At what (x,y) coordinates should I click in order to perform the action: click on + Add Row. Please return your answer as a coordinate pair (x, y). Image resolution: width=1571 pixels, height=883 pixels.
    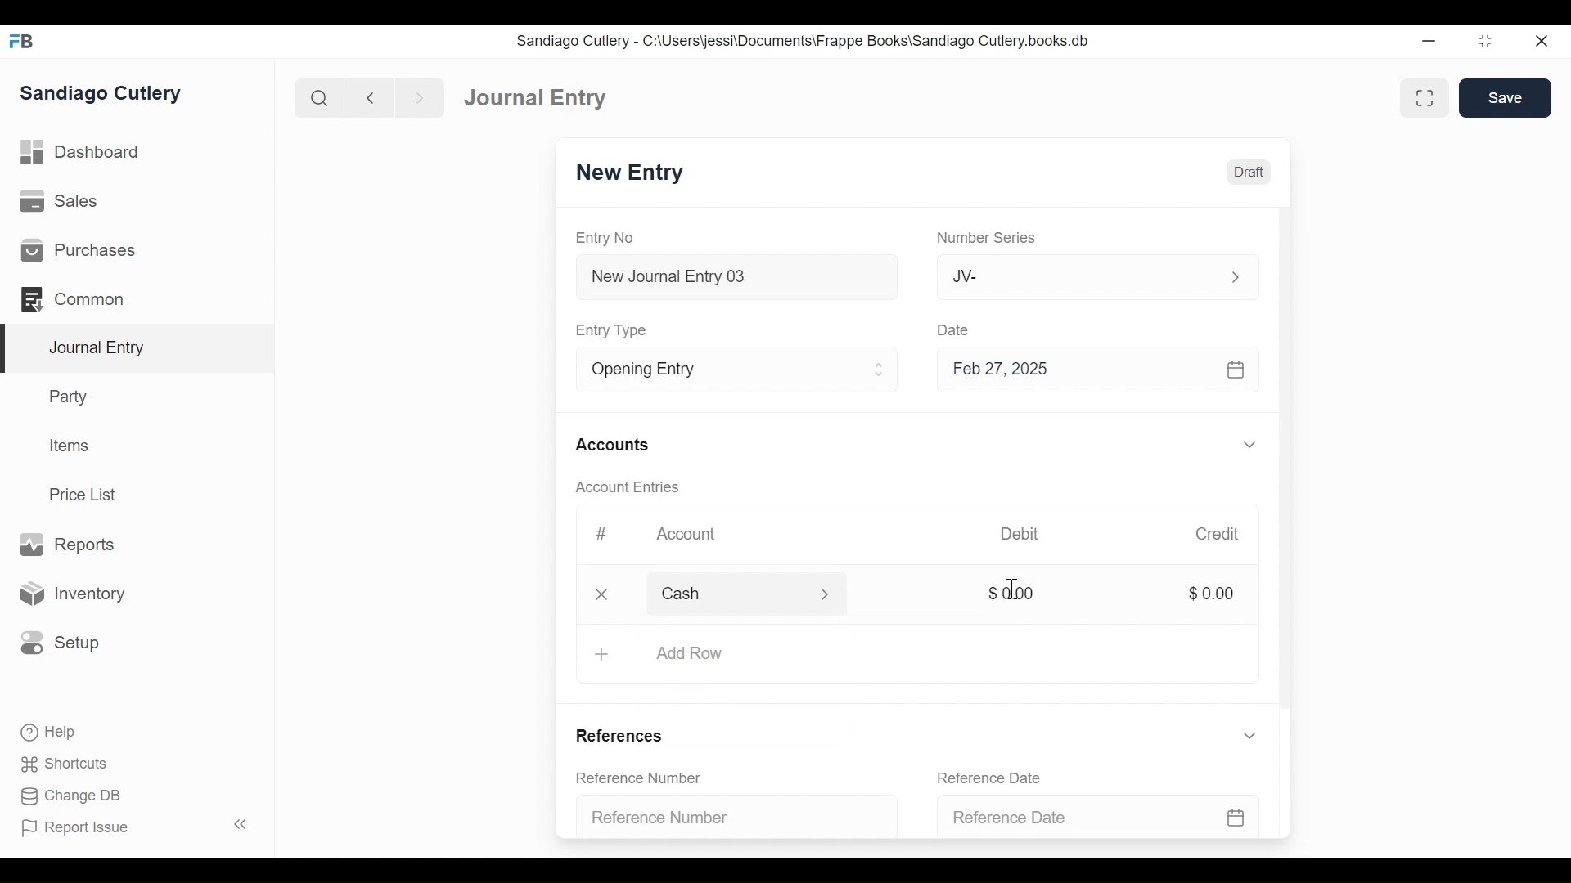
    Looking at the image, I should click on (664, 655).